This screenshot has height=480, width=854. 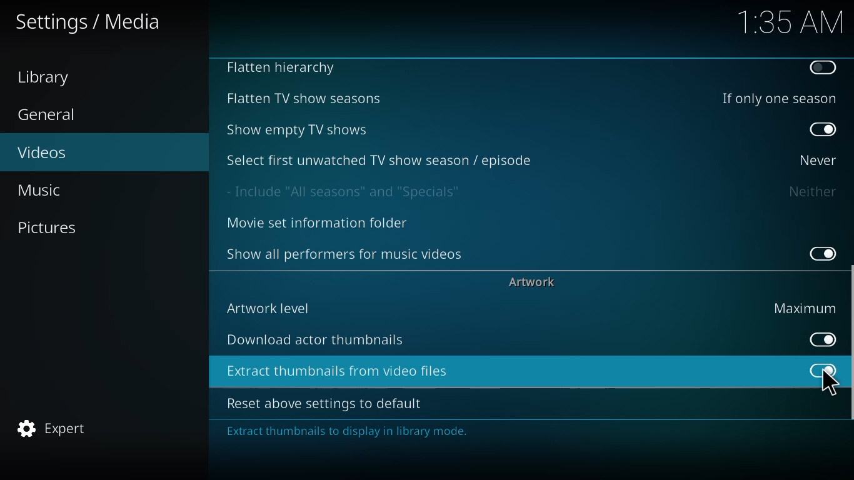 I want to click on movie set info, so click(x=320, y=224).